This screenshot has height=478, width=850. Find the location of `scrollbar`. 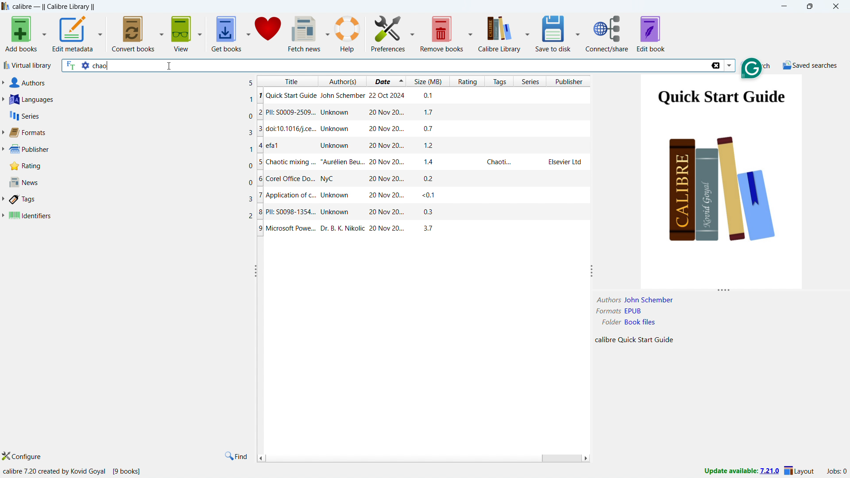

scrollbar is located at coordinates (561, 458).